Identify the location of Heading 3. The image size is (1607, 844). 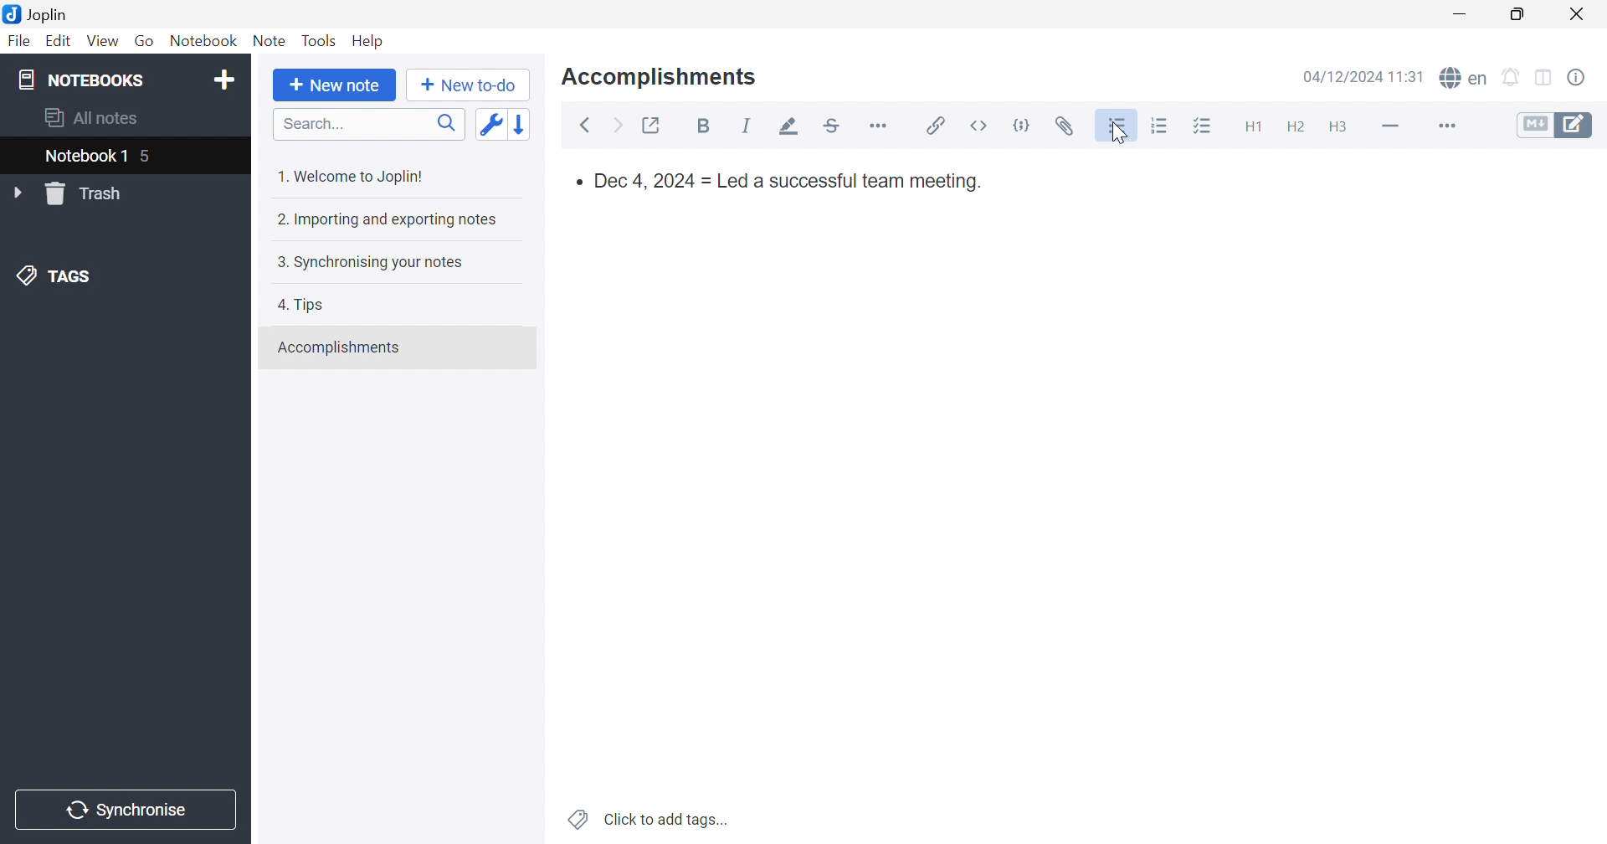
(1342, 126).